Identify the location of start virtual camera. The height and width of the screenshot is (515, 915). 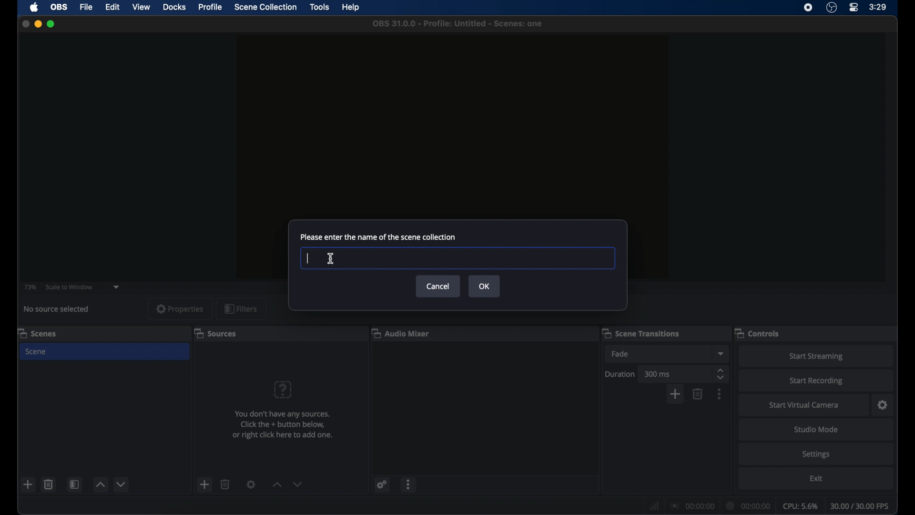
(803, 405).